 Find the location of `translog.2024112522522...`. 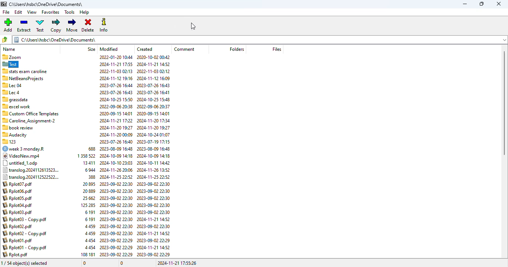

translog.2024112522522... is located at coordinates (31, 177).